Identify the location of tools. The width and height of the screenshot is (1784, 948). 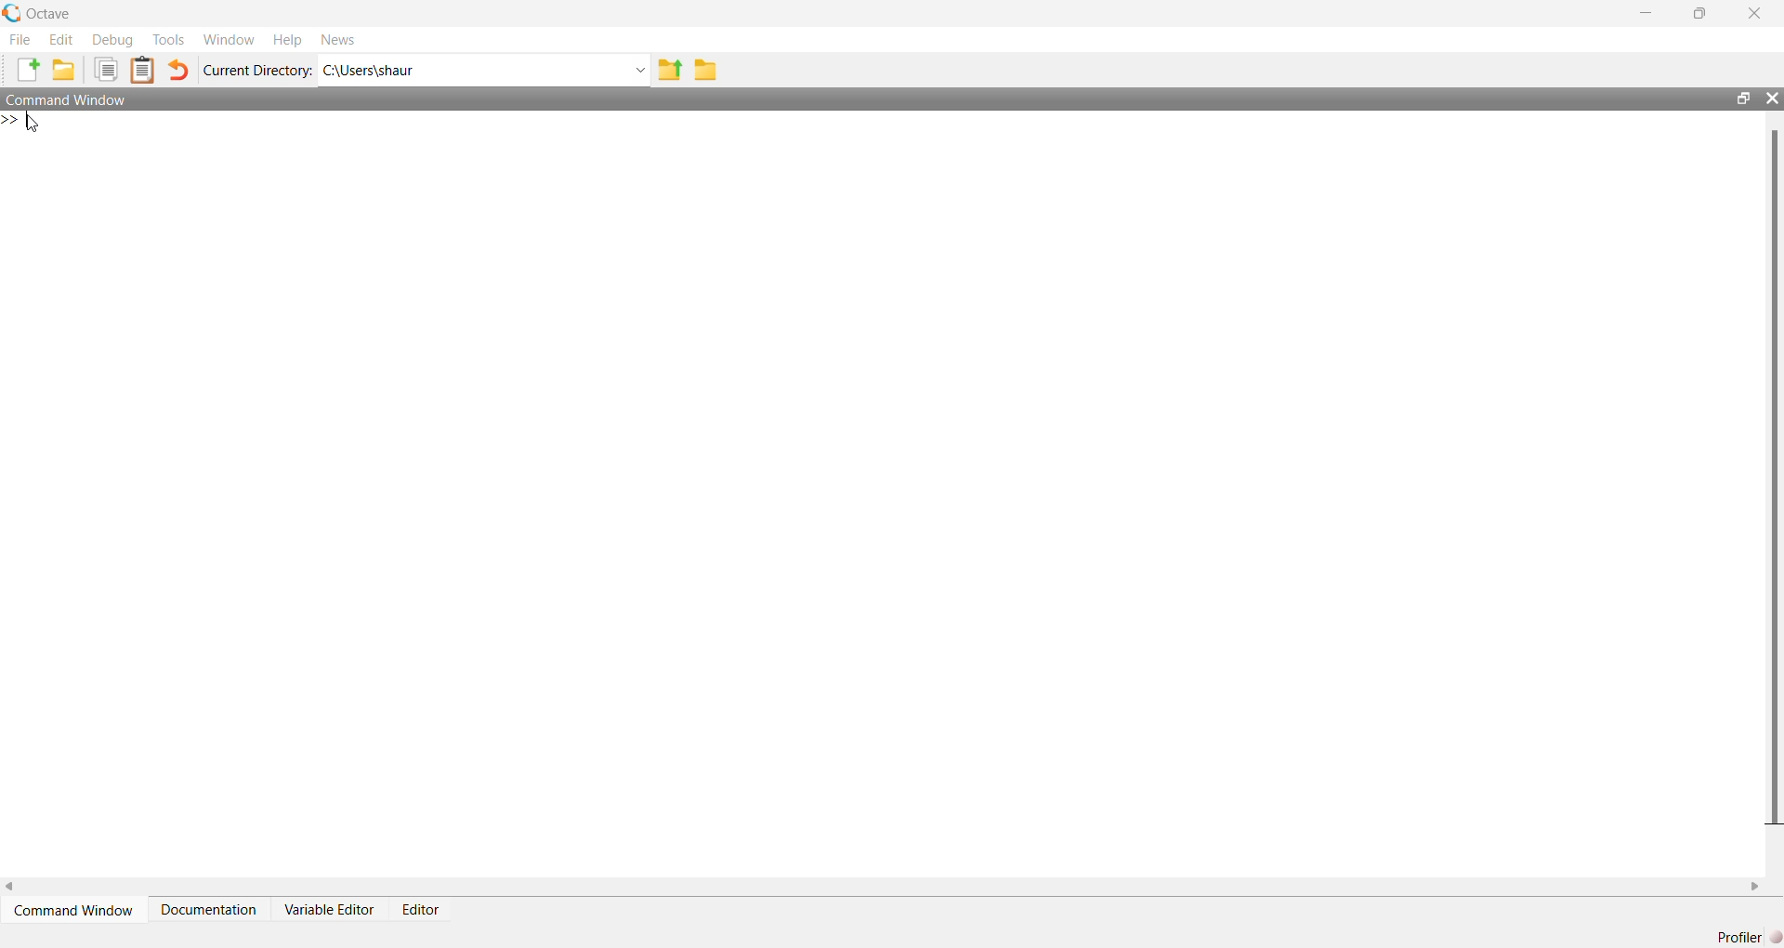
(172, 40).